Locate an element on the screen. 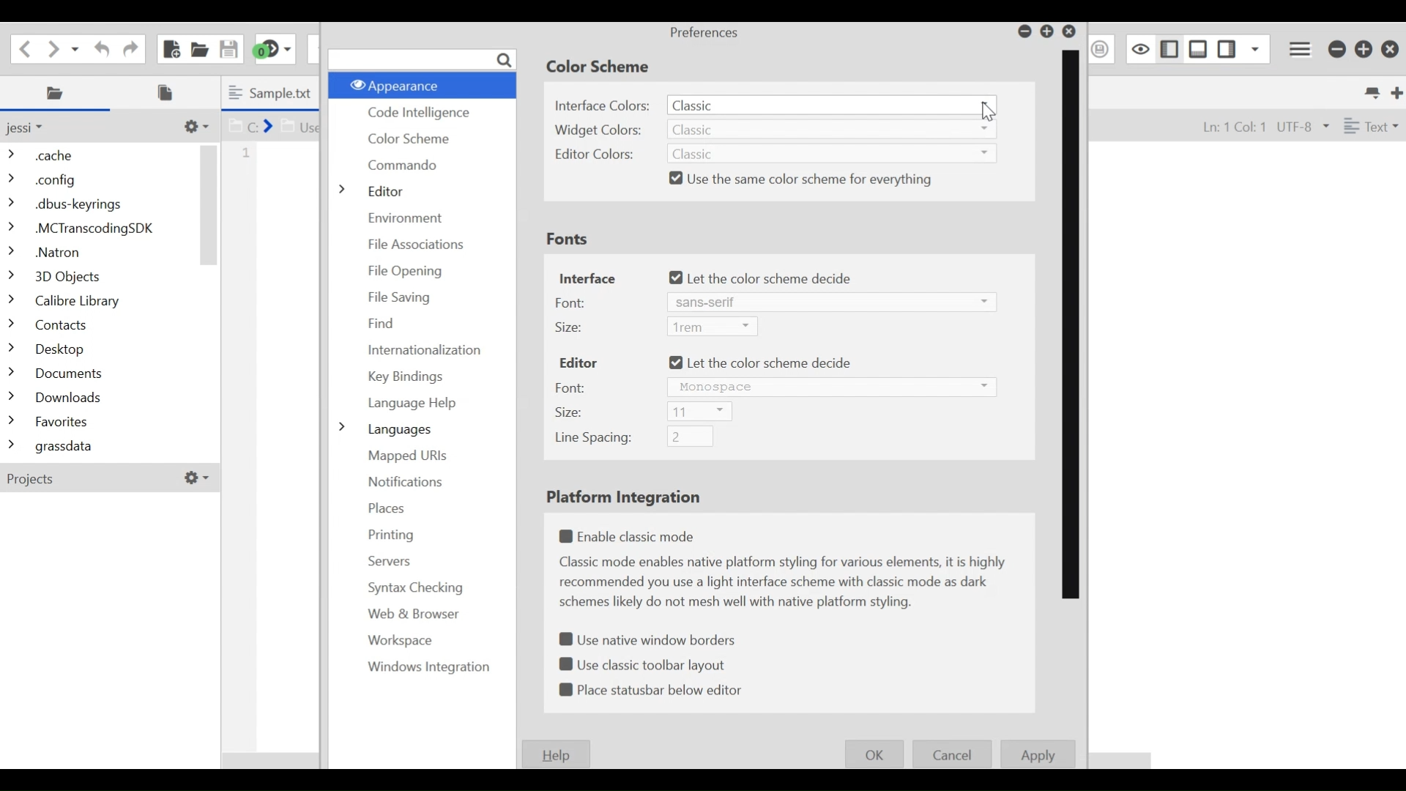 The height and width of the screenshot is (791, 1406). jump to the next syntax checking result is located at coordinates (274, 49).